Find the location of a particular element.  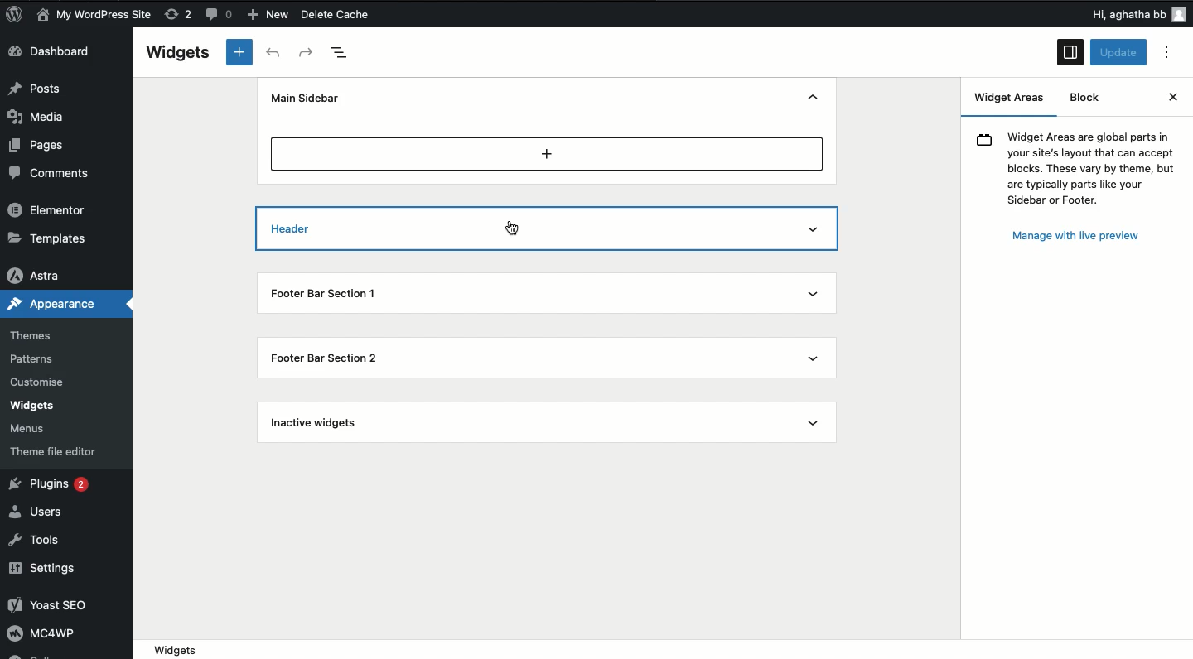

Document overview is located at coordinates (346, 52).